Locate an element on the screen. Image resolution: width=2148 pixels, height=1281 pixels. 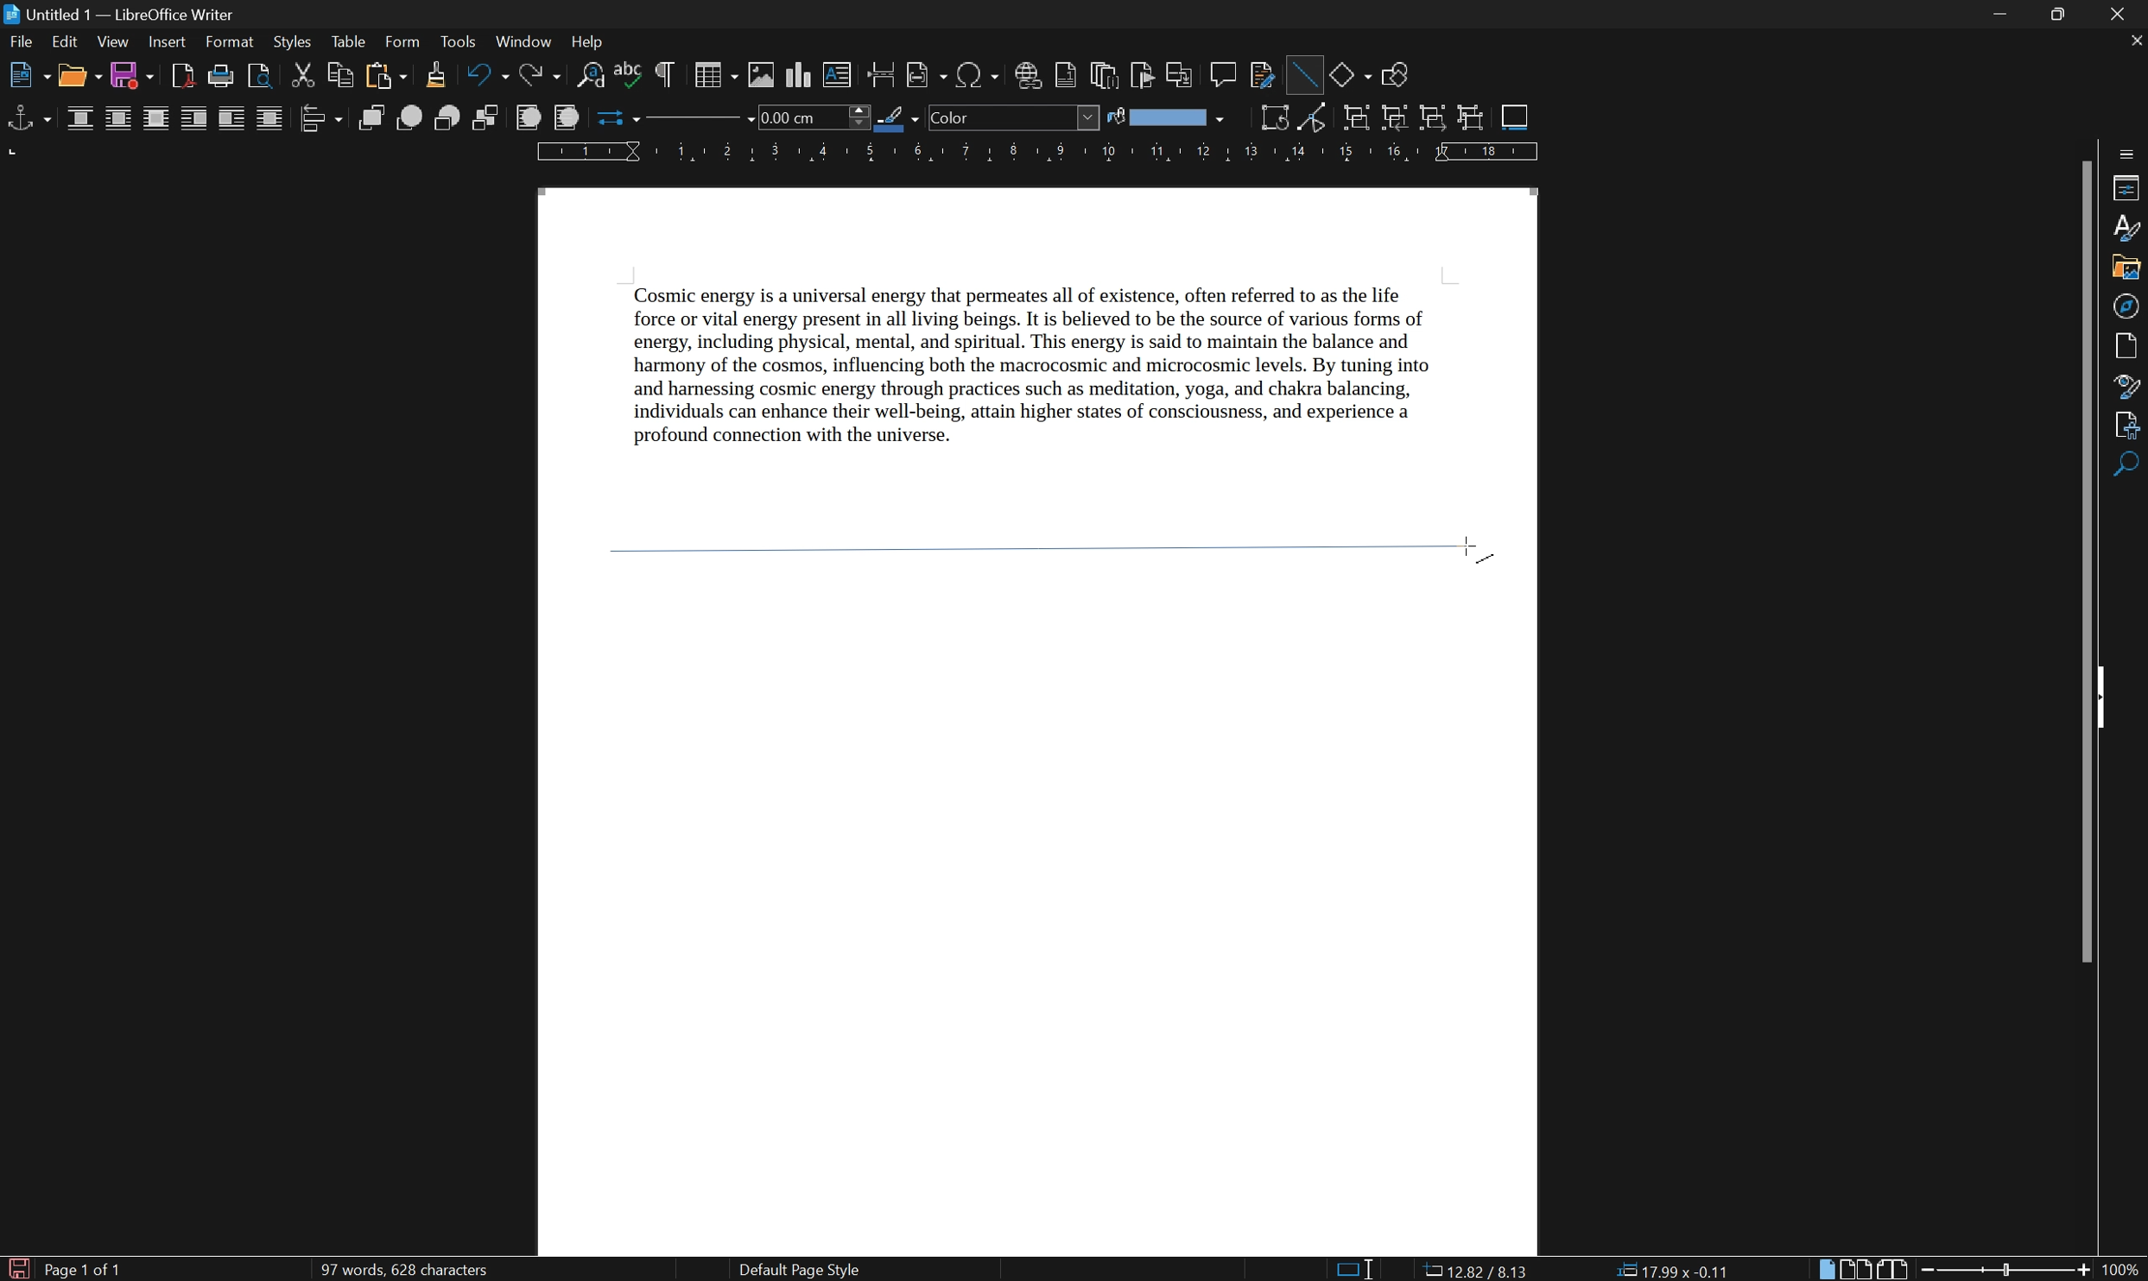
insert chart is located at coordinates (801, 74).